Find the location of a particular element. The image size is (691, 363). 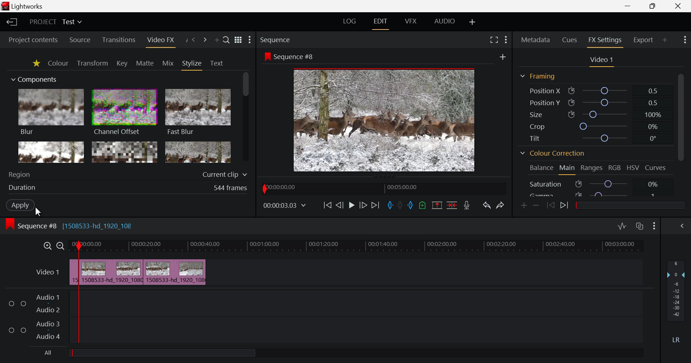

Sequence #8 [1508533-hd_1920_108 is located at coordinates (82, 225).